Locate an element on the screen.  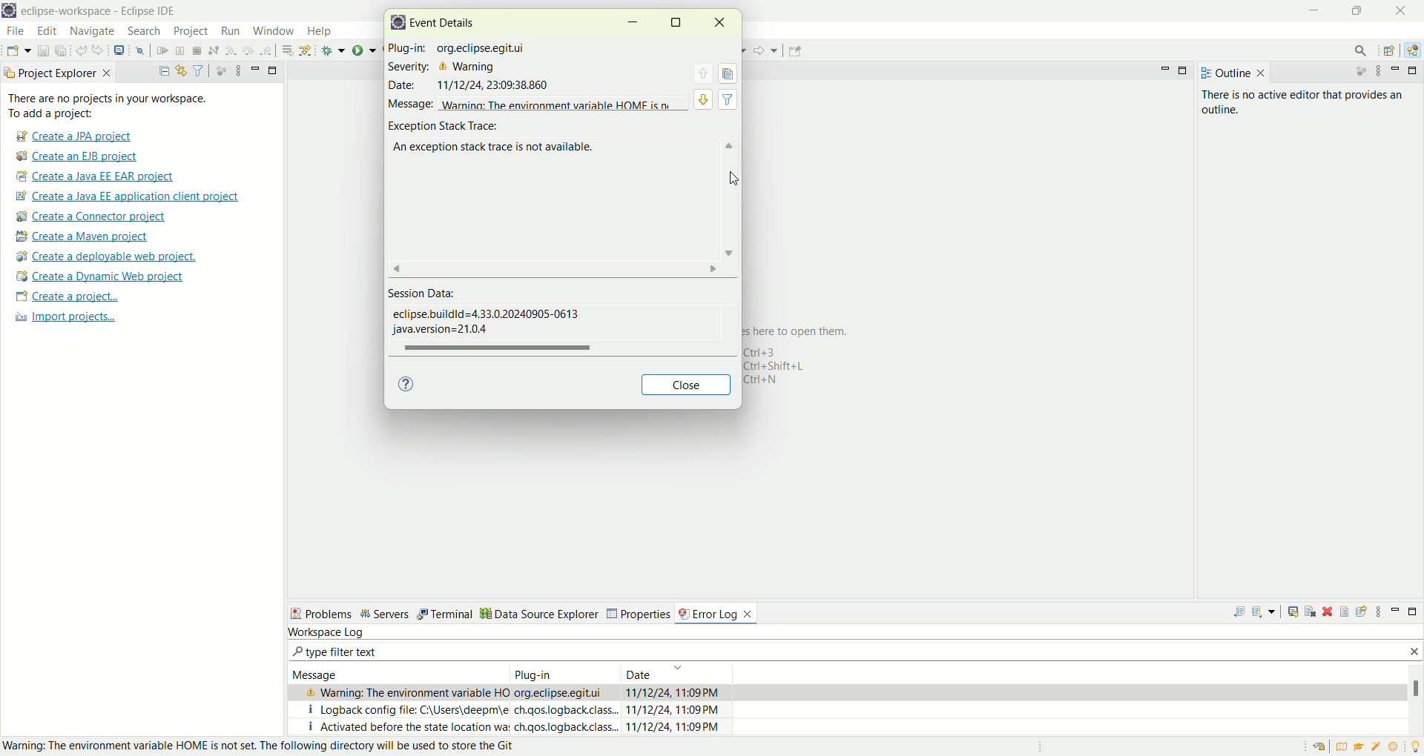
maximize is located at coordinates (677, 22).